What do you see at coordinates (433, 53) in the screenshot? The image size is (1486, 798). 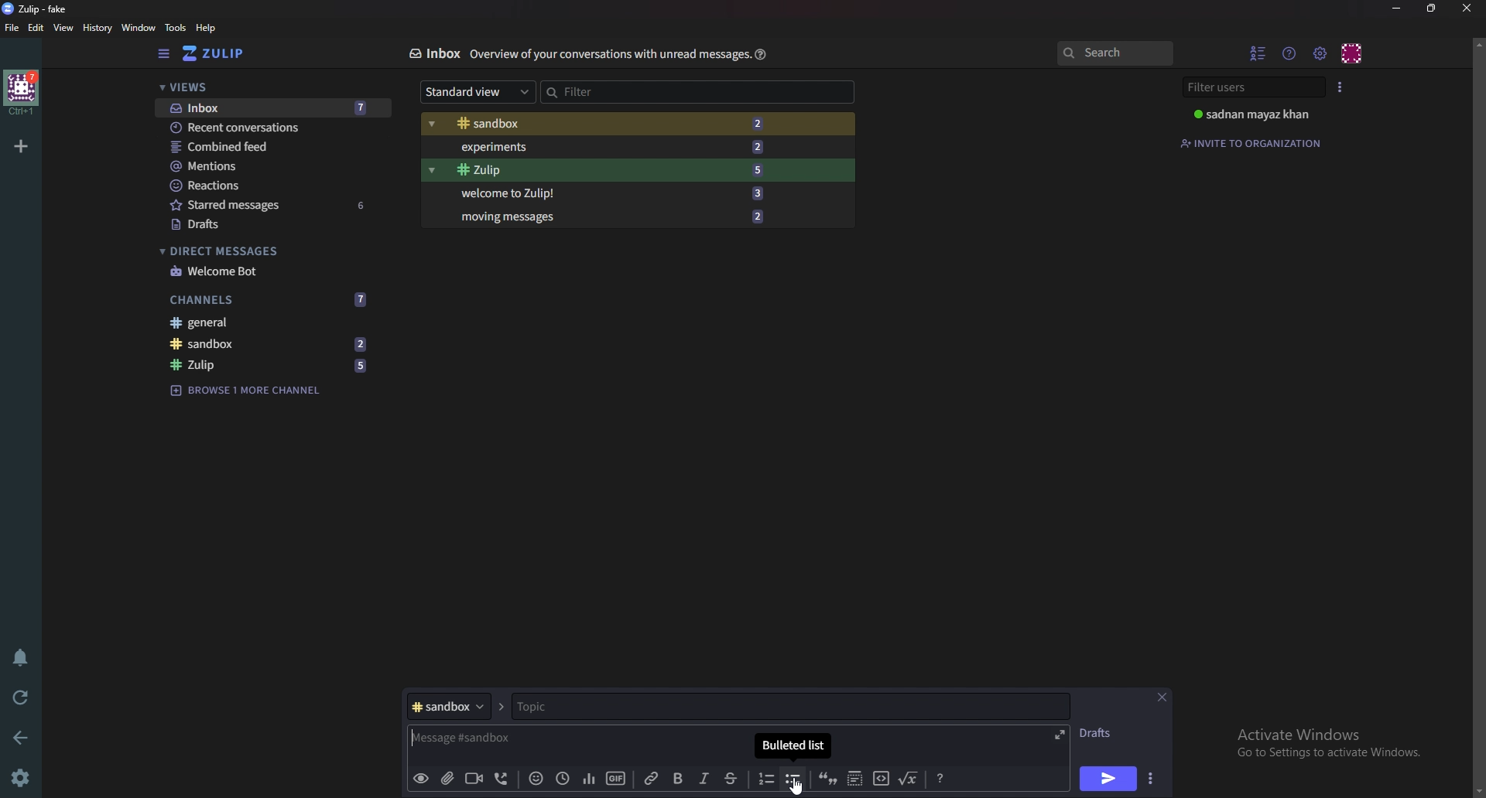 I see `Inbox` at bounding box center [433, 53].